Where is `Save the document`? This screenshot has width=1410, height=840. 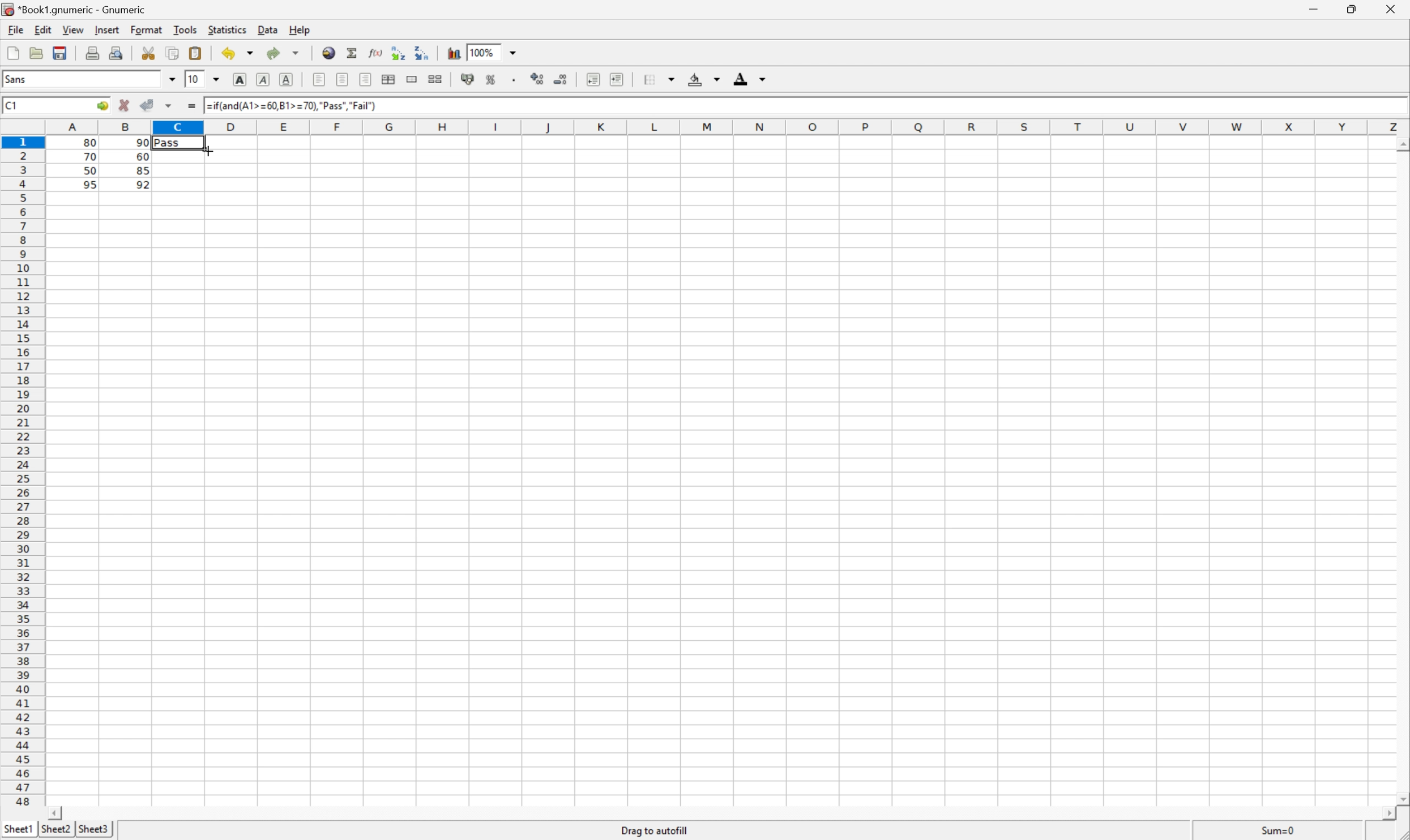
Save the document is located at coordinates (36, 53).